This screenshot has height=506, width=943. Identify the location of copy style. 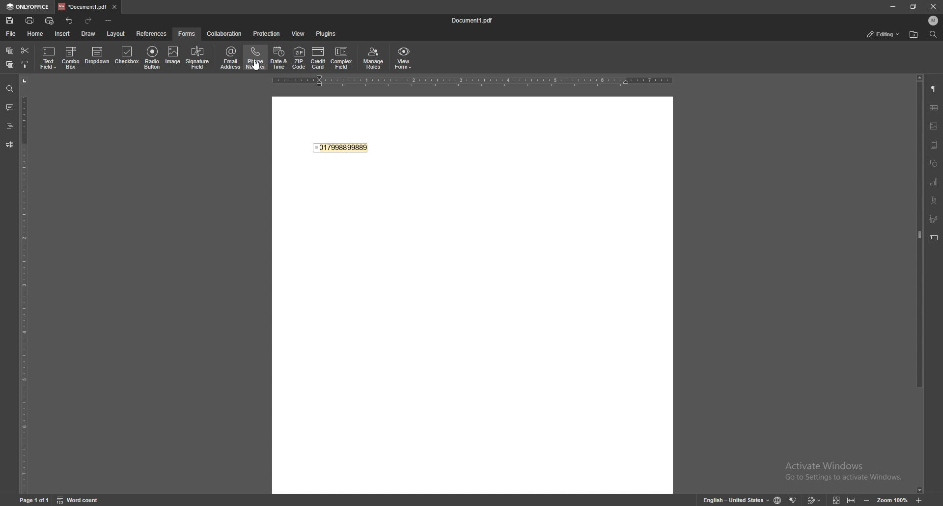
(25, 64).